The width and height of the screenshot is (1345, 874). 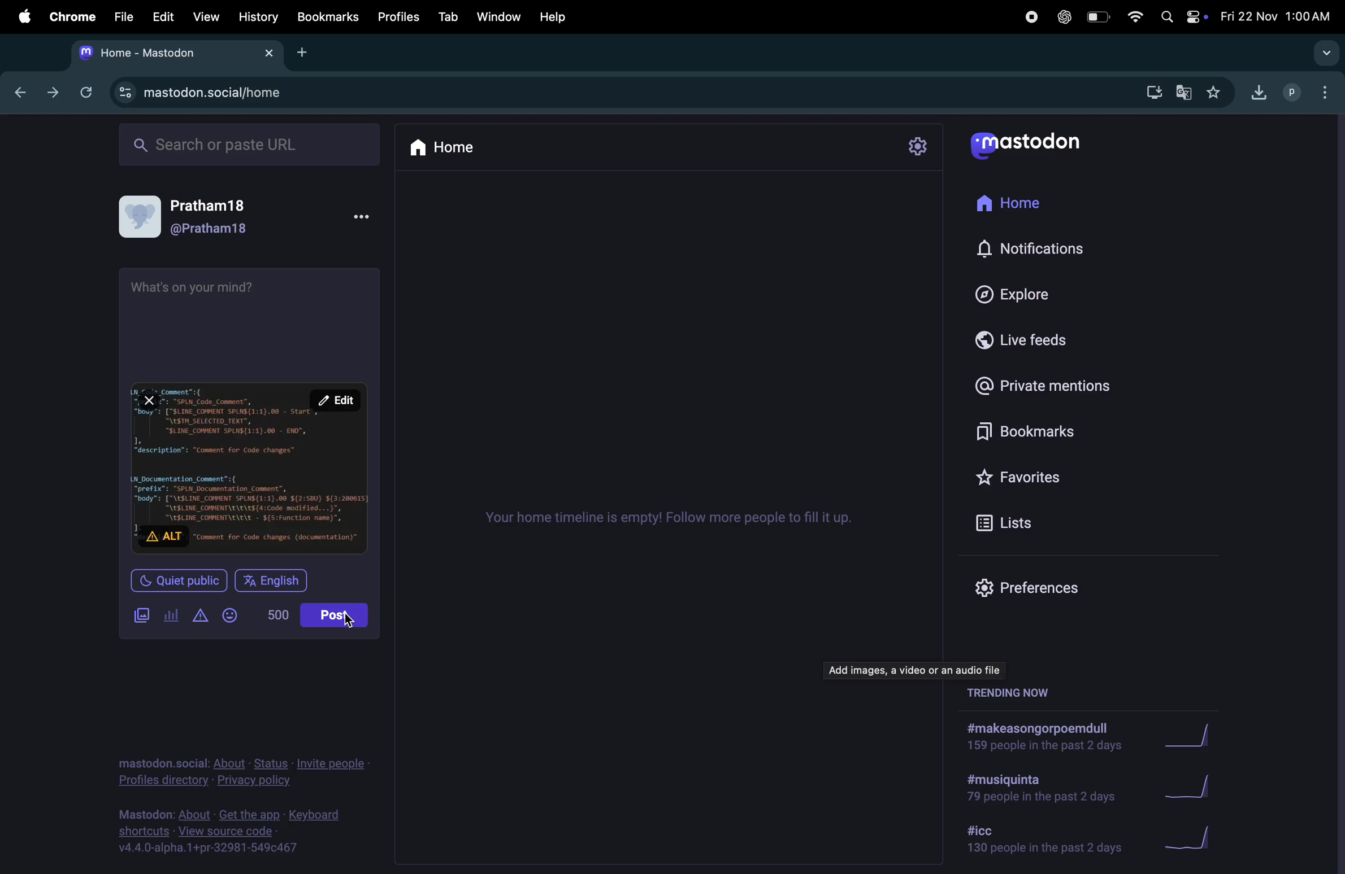 I want to click on mastodon, so click(x=144, y=815).